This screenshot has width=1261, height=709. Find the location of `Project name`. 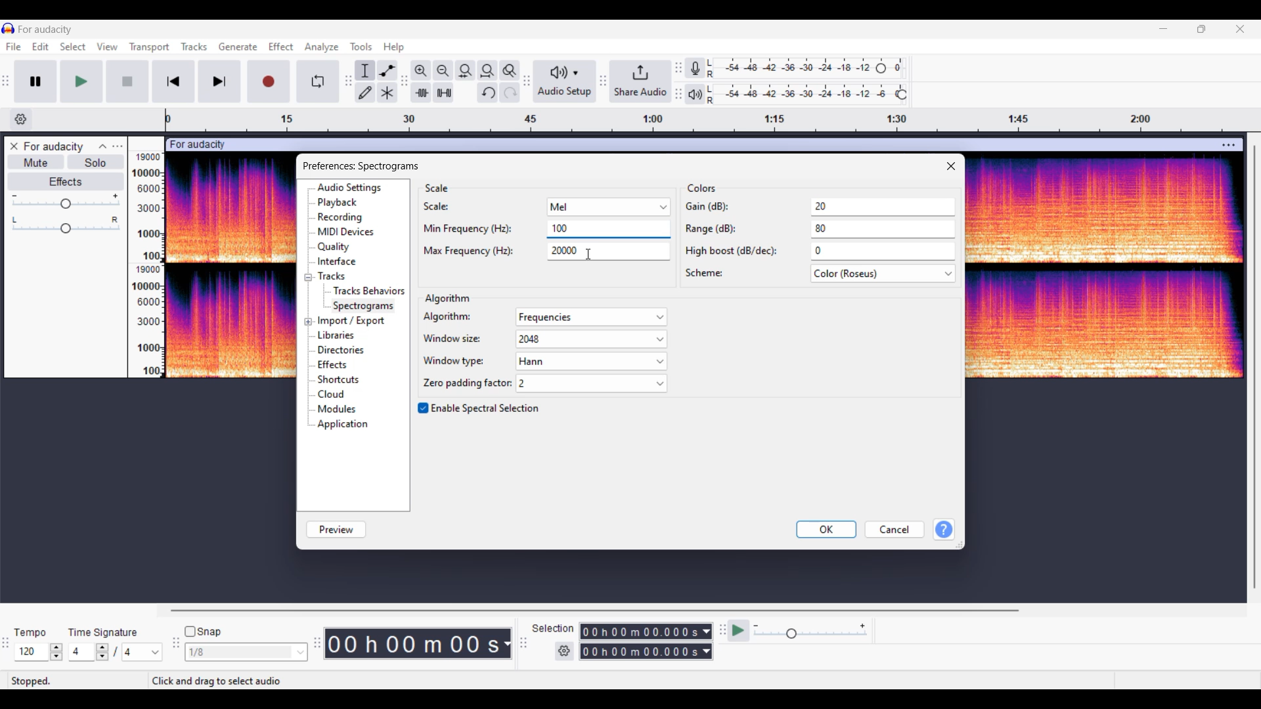

Project name is located at coordinates (46, 30).